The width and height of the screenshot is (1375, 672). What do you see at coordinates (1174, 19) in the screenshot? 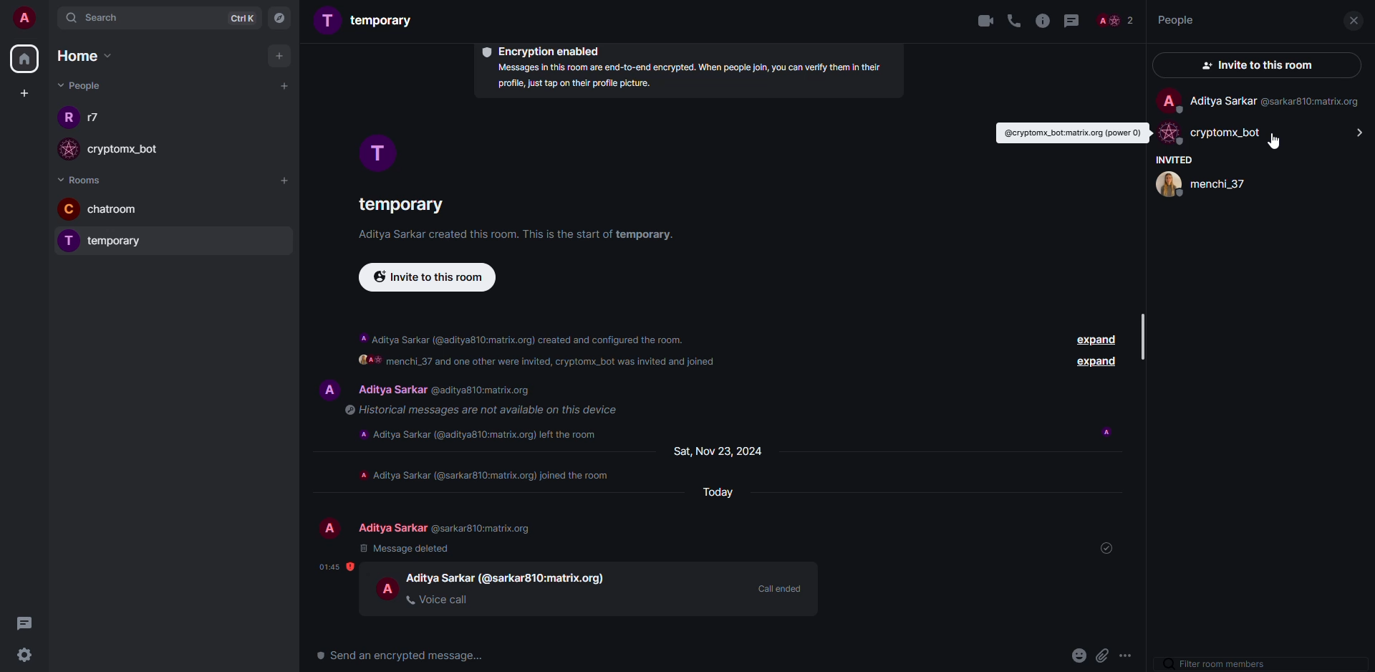
I see `people` at bounding box center [1174, 19].